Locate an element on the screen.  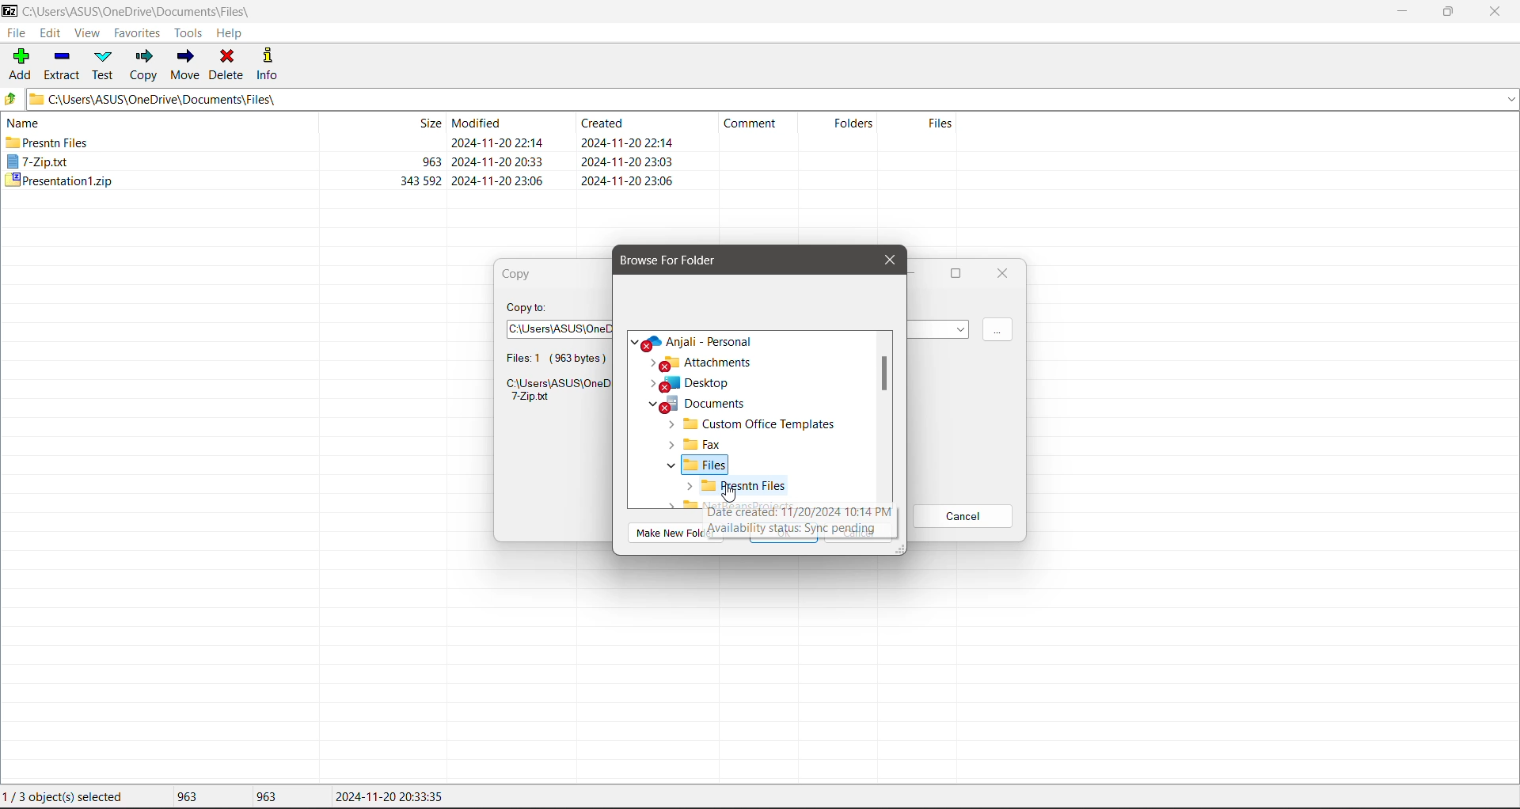
Vertical Scroll Bar is located at coordinates (883, 421).